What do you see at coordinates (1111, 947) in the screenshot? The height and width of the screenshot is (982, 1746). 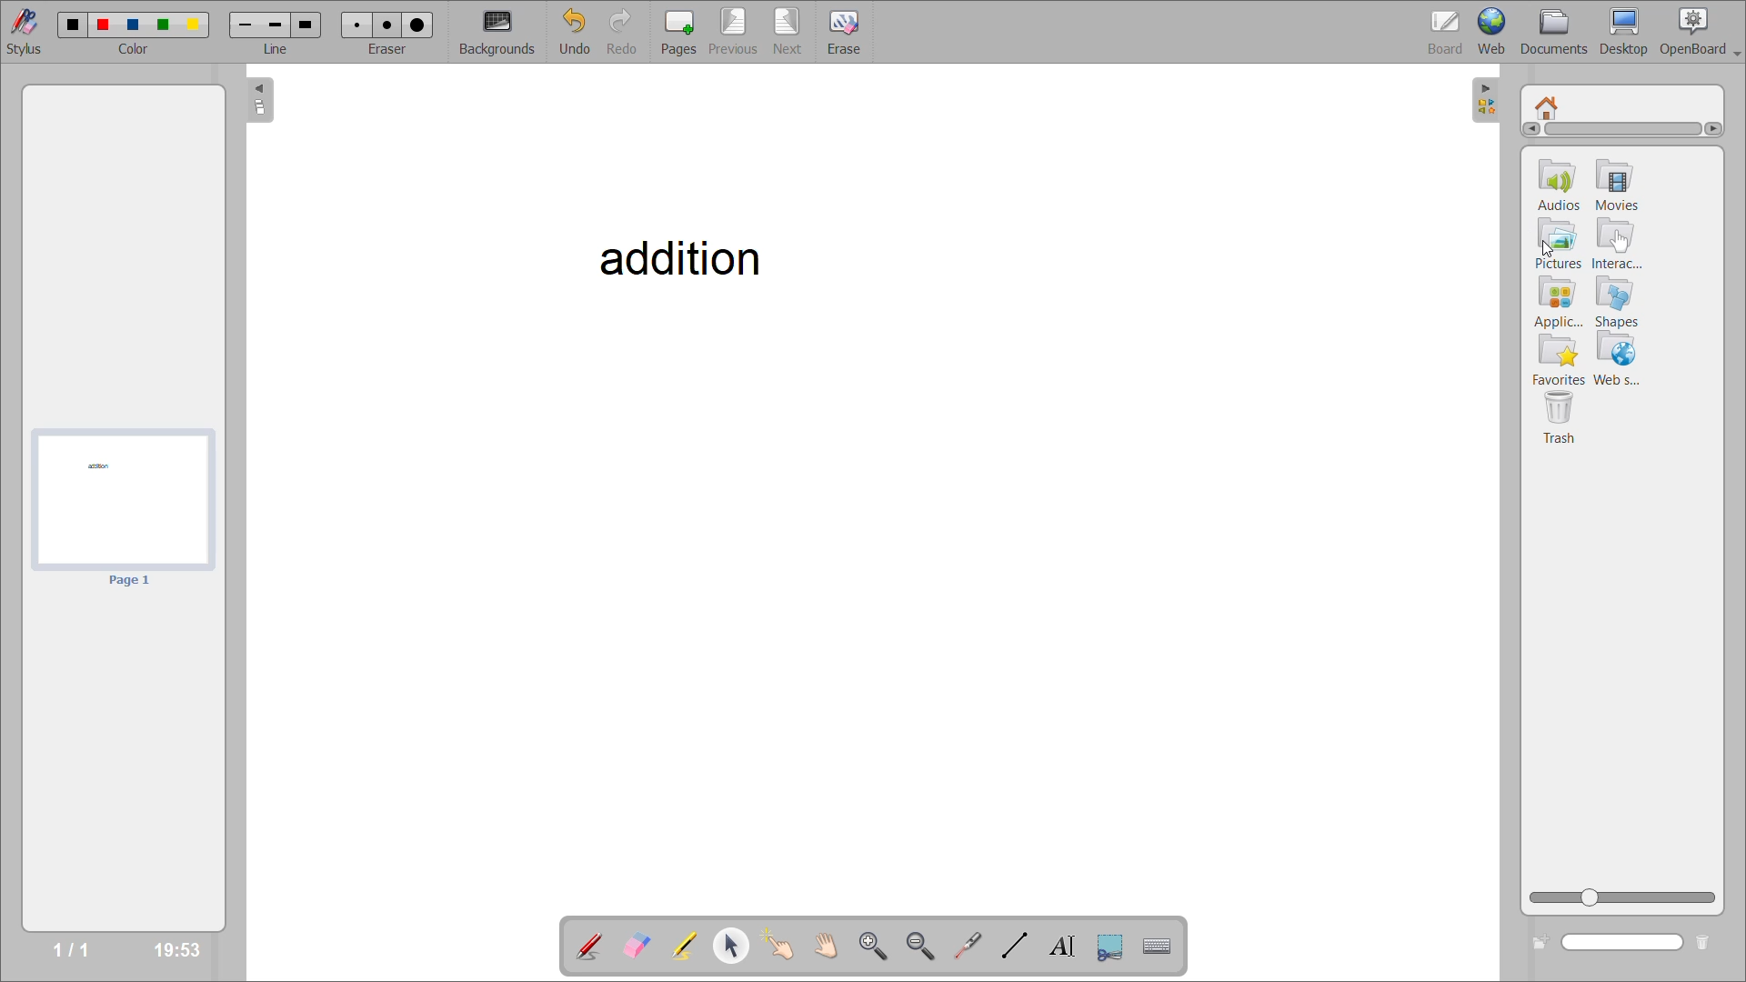 I see `capture part of the screen` at bounding box center [1111, 947].